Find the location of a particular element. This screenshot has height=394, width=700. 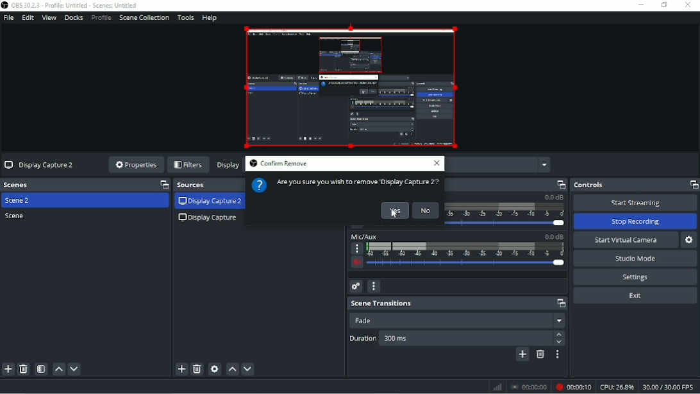

Close is located at coordinates (438, 164).